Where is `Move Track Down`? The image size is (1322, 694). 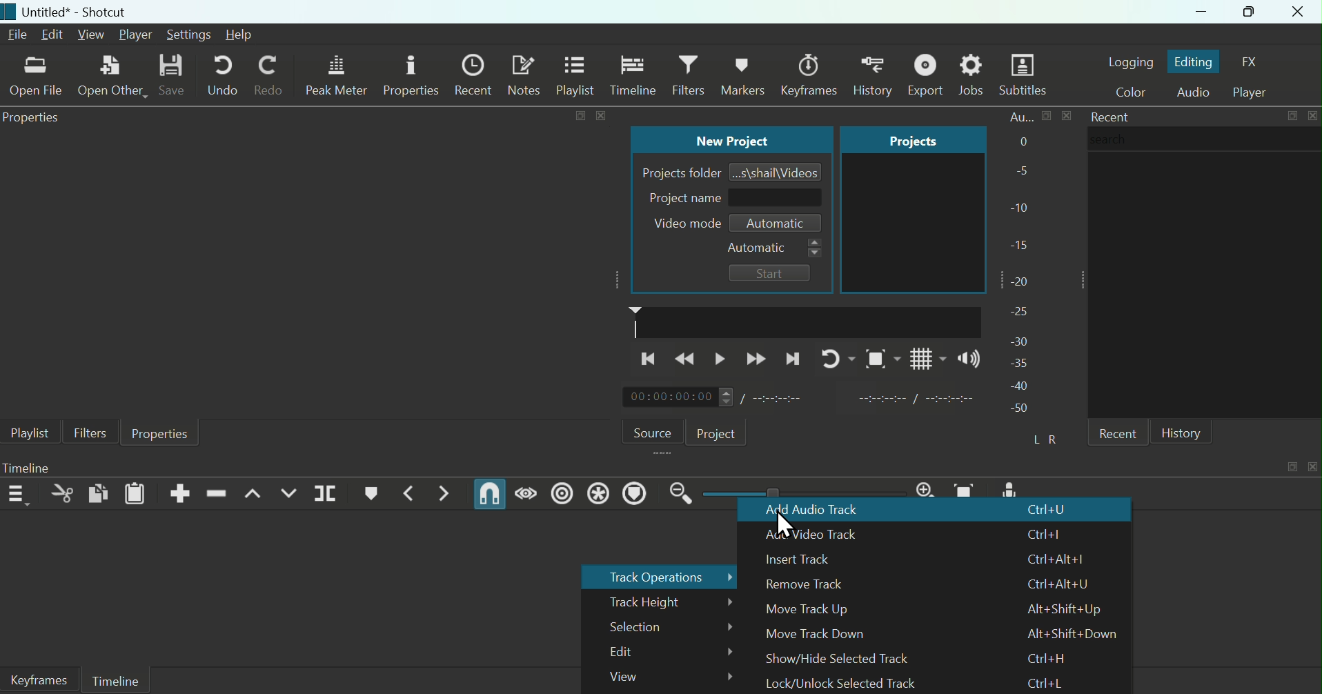
Move Track Down is located at coordinates (819, 635).